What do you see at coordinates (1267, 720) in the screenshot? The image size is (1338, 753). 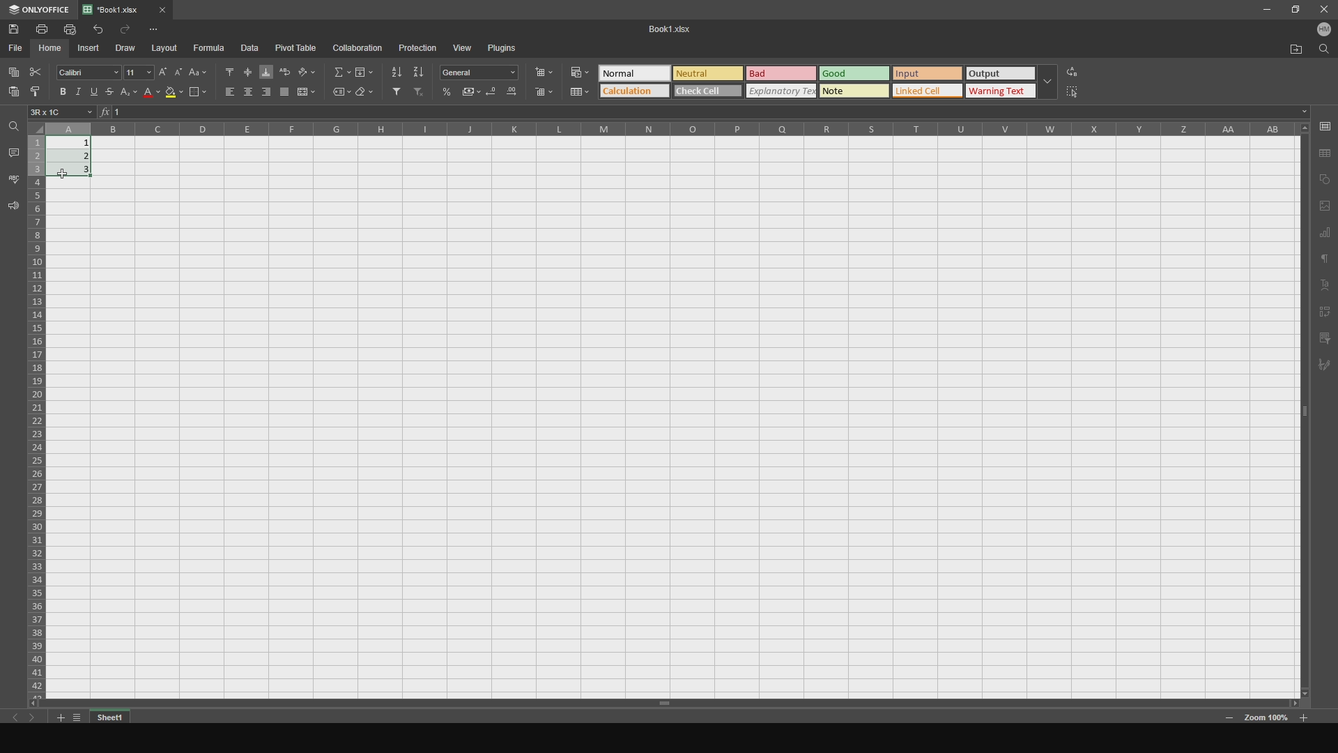 I see `zoom` at bounding box center [1267, 720].